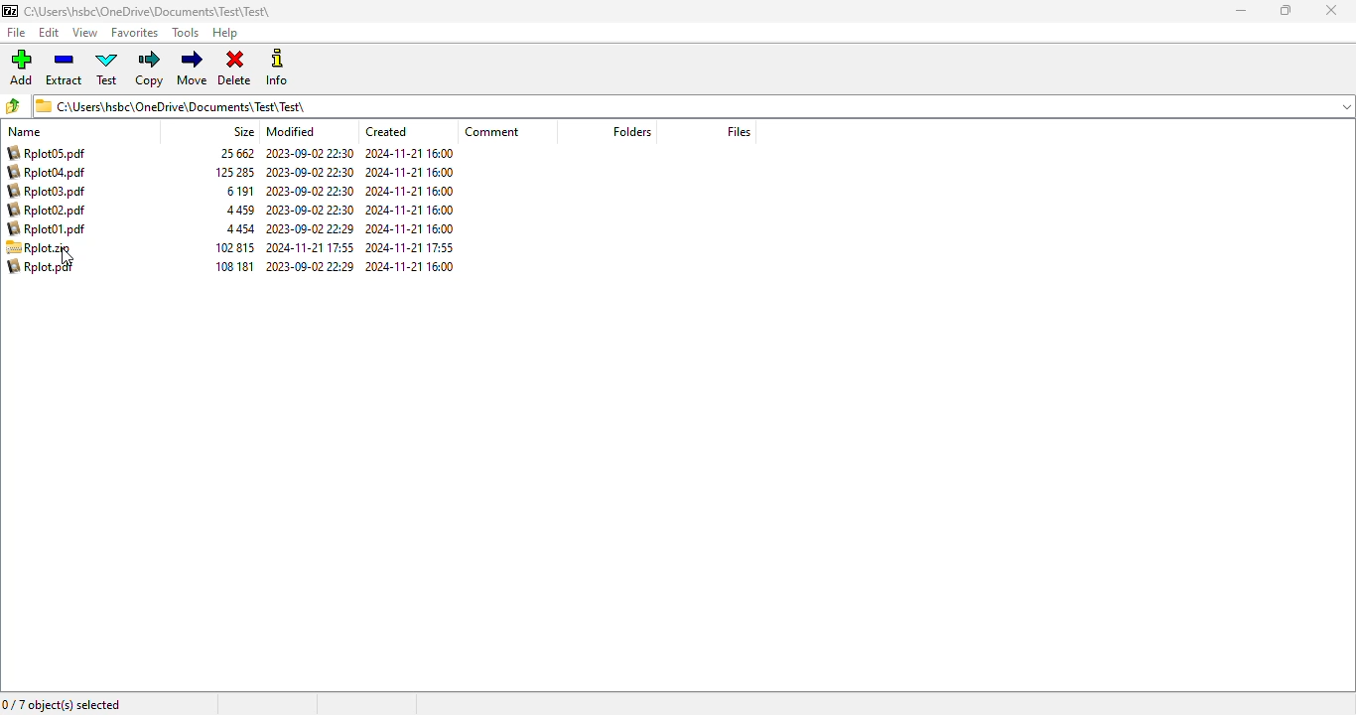 Image resolution: width=1356 pixels, height=715 pixels. Describe the element at coordinates (235, 172) in the screenshot. I see `125 285` at that location.